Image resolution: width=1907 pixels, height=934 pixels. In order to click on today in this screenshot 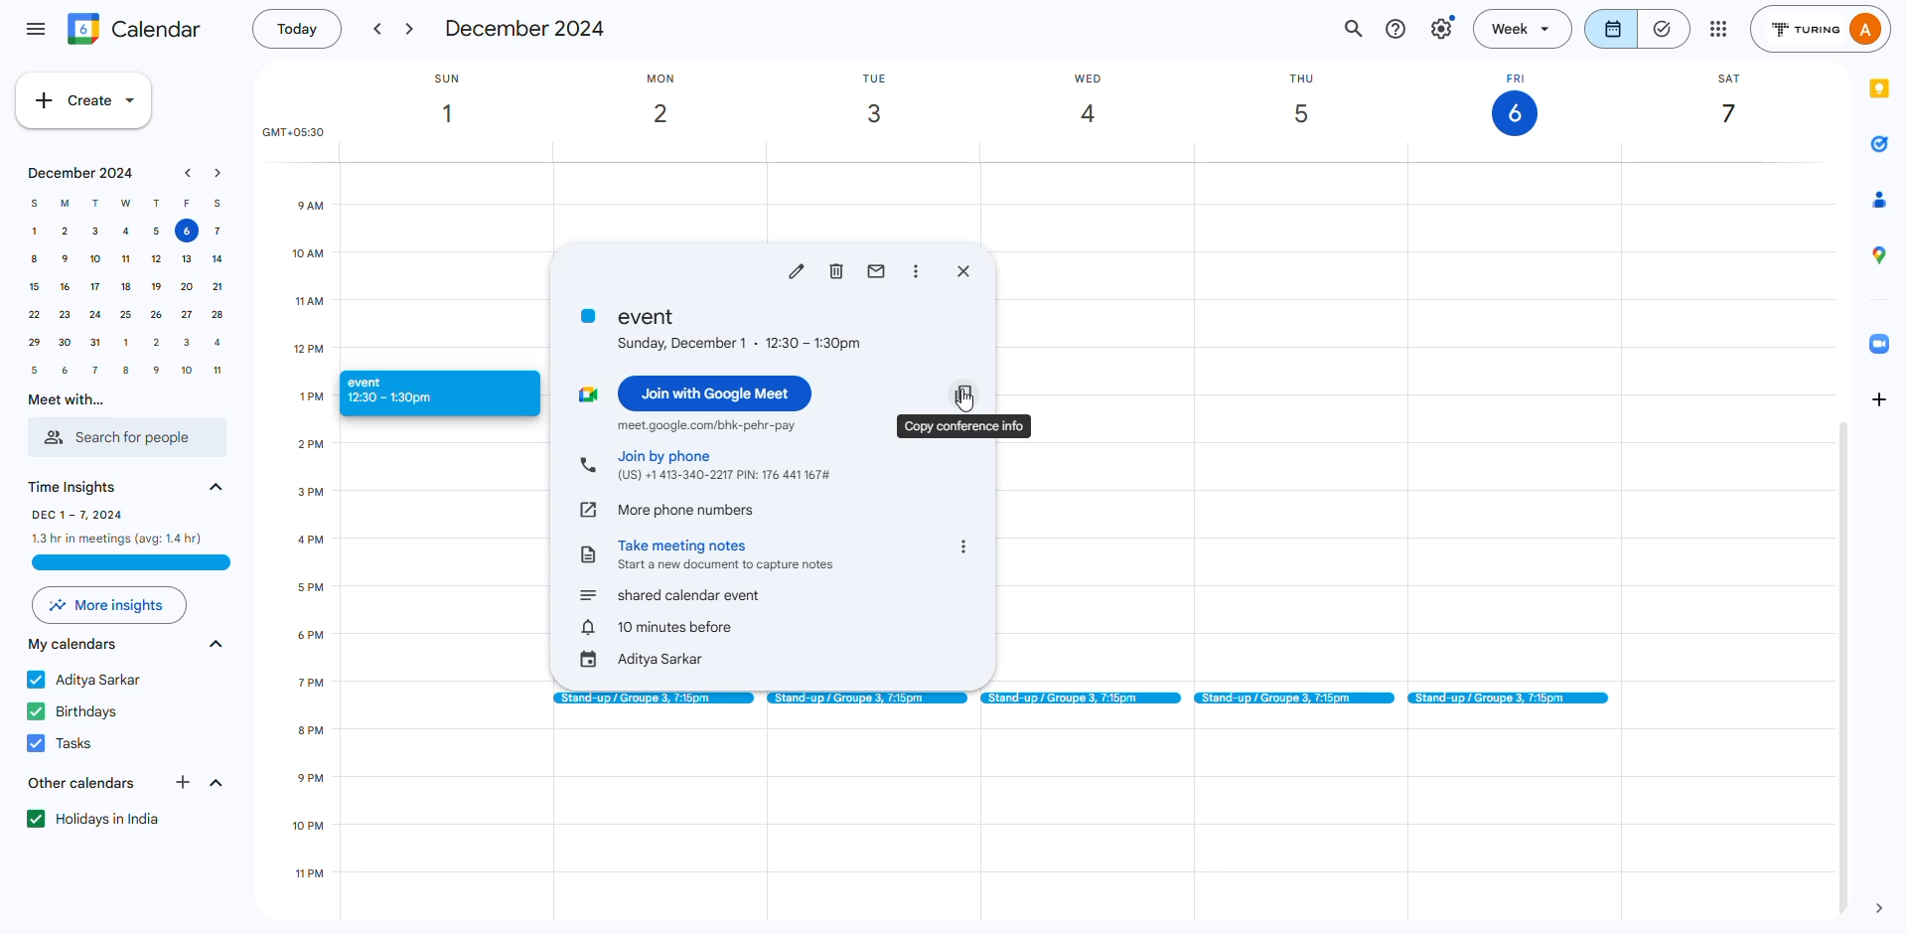, I will do `click(294, 30)`.